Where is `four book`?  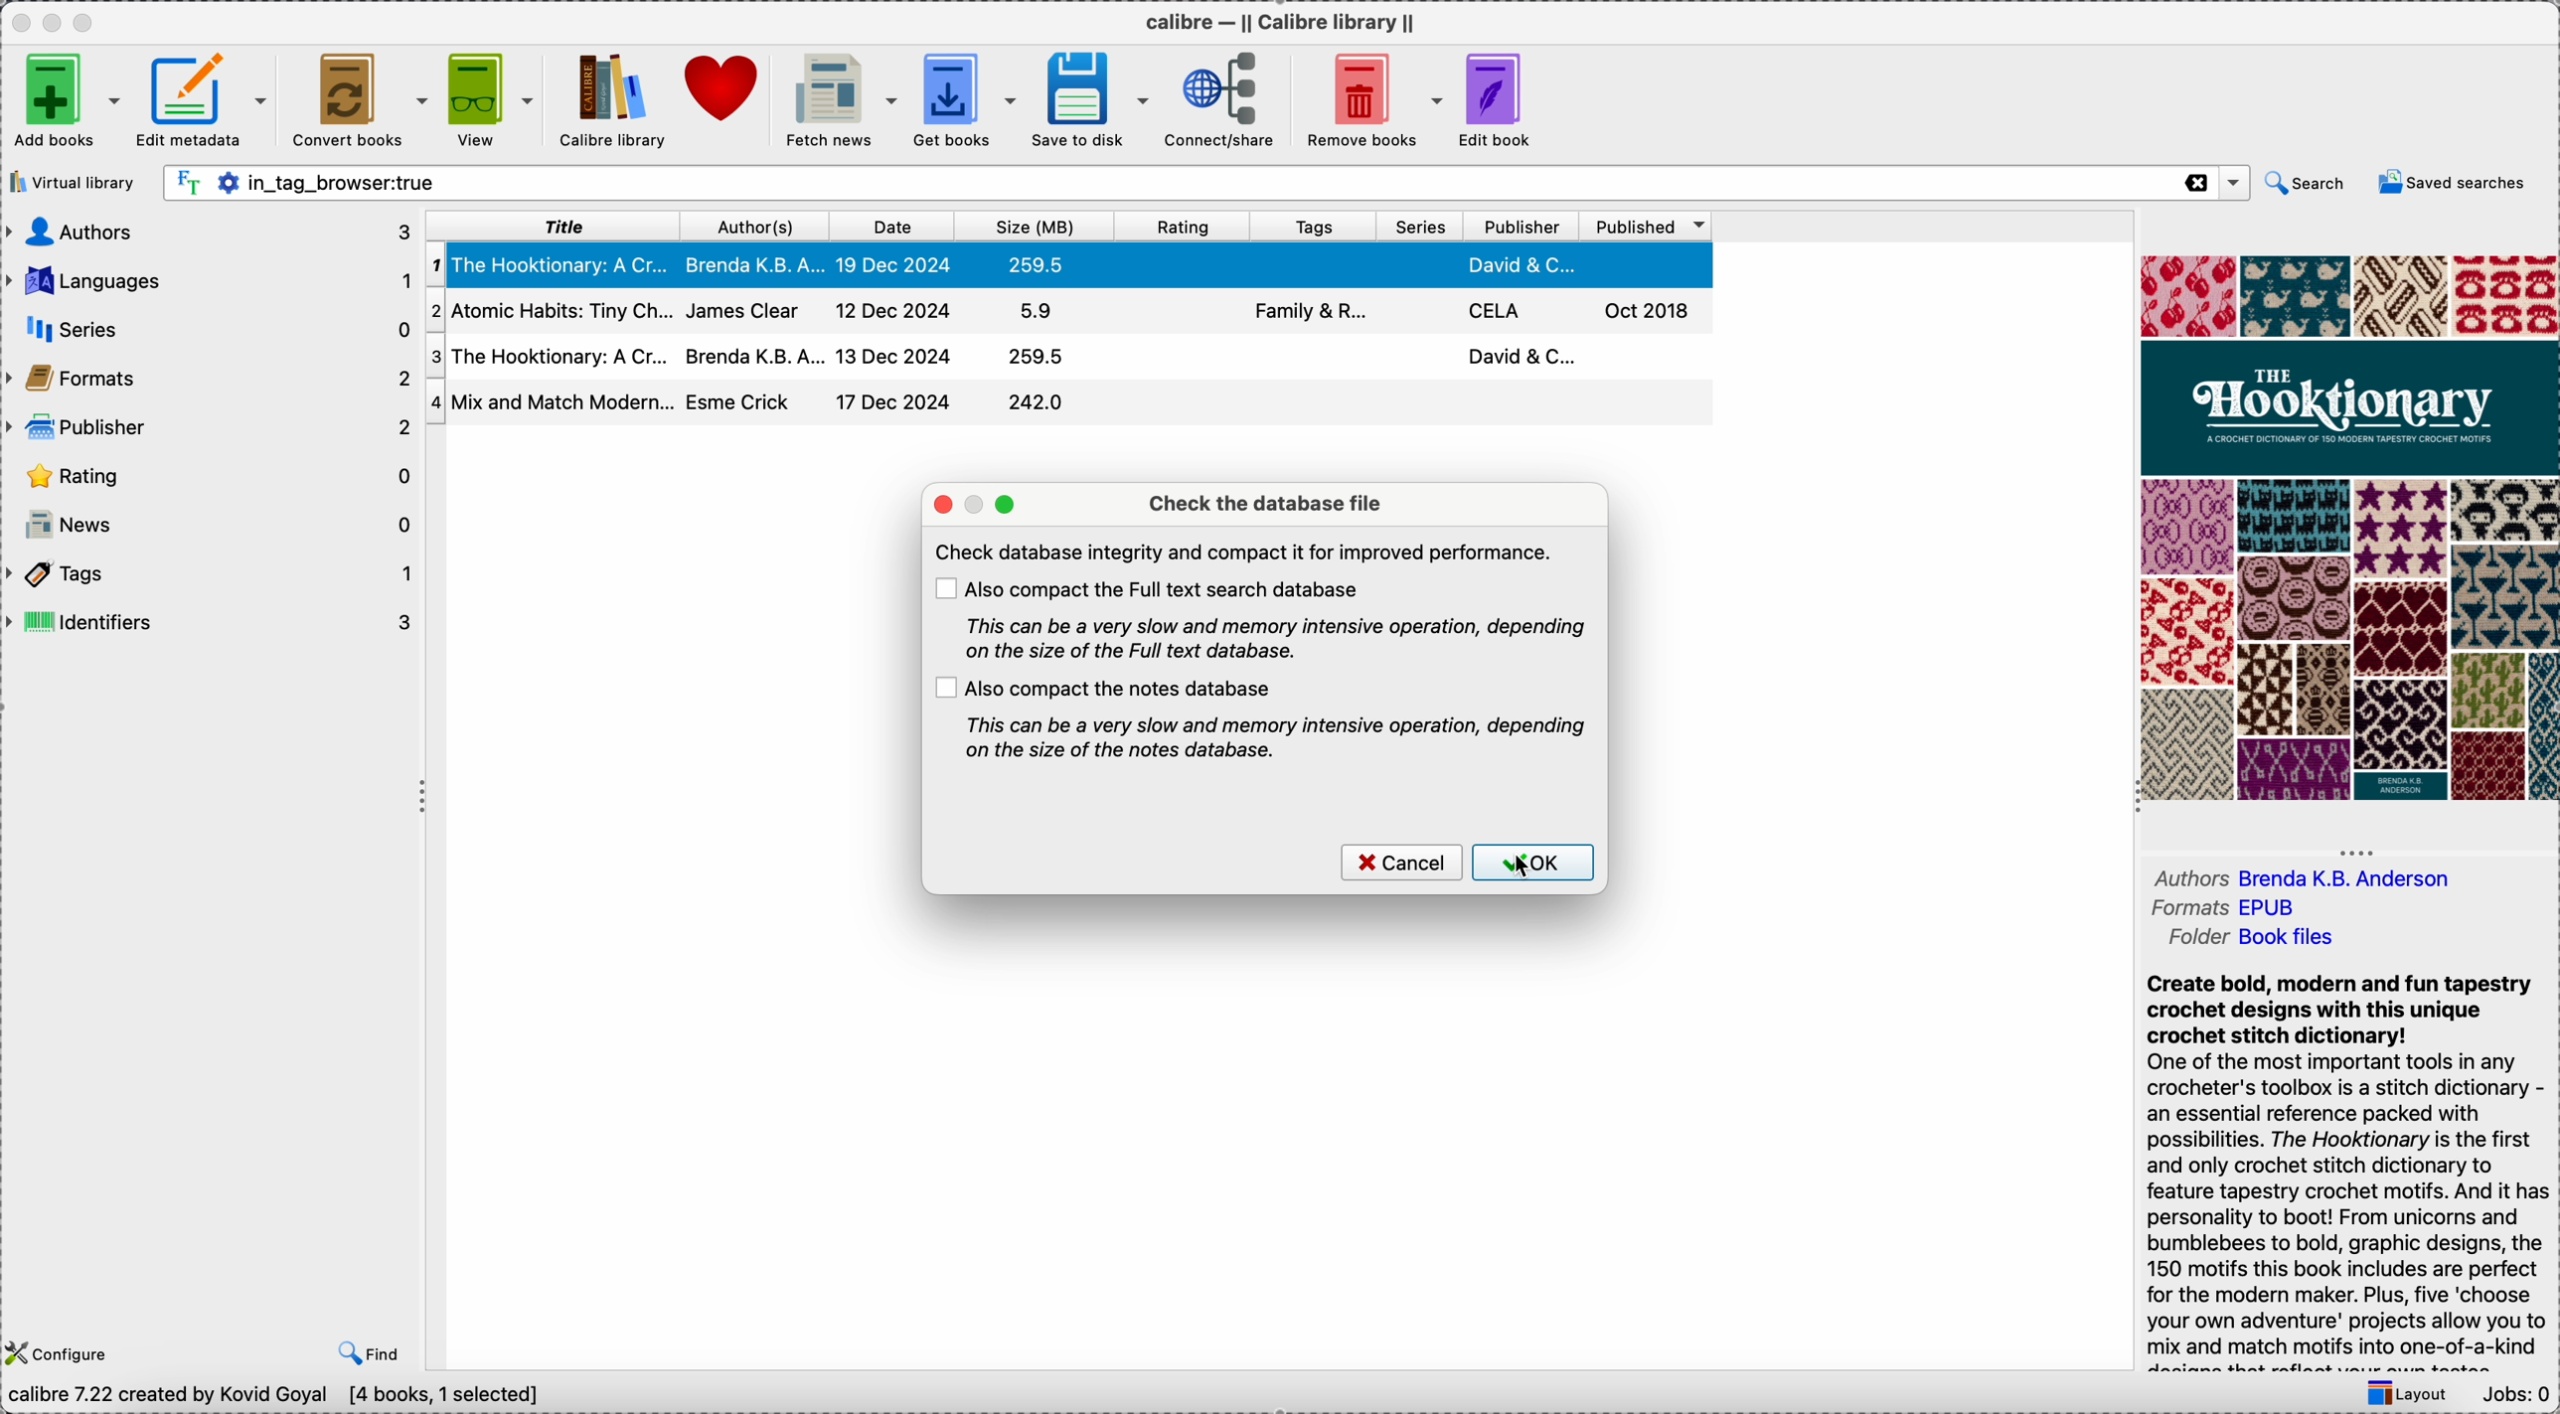 four book is located at coordinates (1070, 404).